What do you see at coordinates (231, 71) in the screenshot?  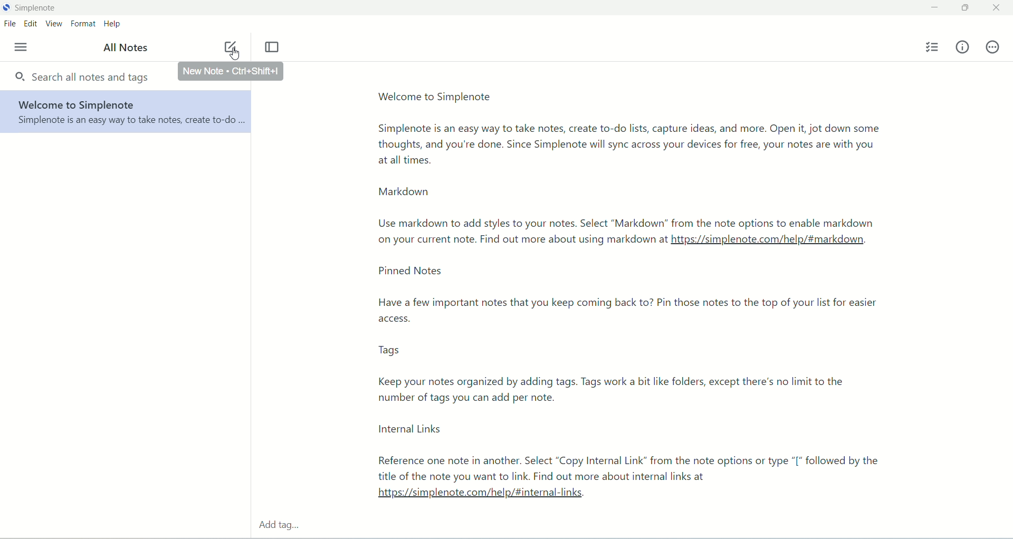 I see `new note` at bounding box center [231, 71].